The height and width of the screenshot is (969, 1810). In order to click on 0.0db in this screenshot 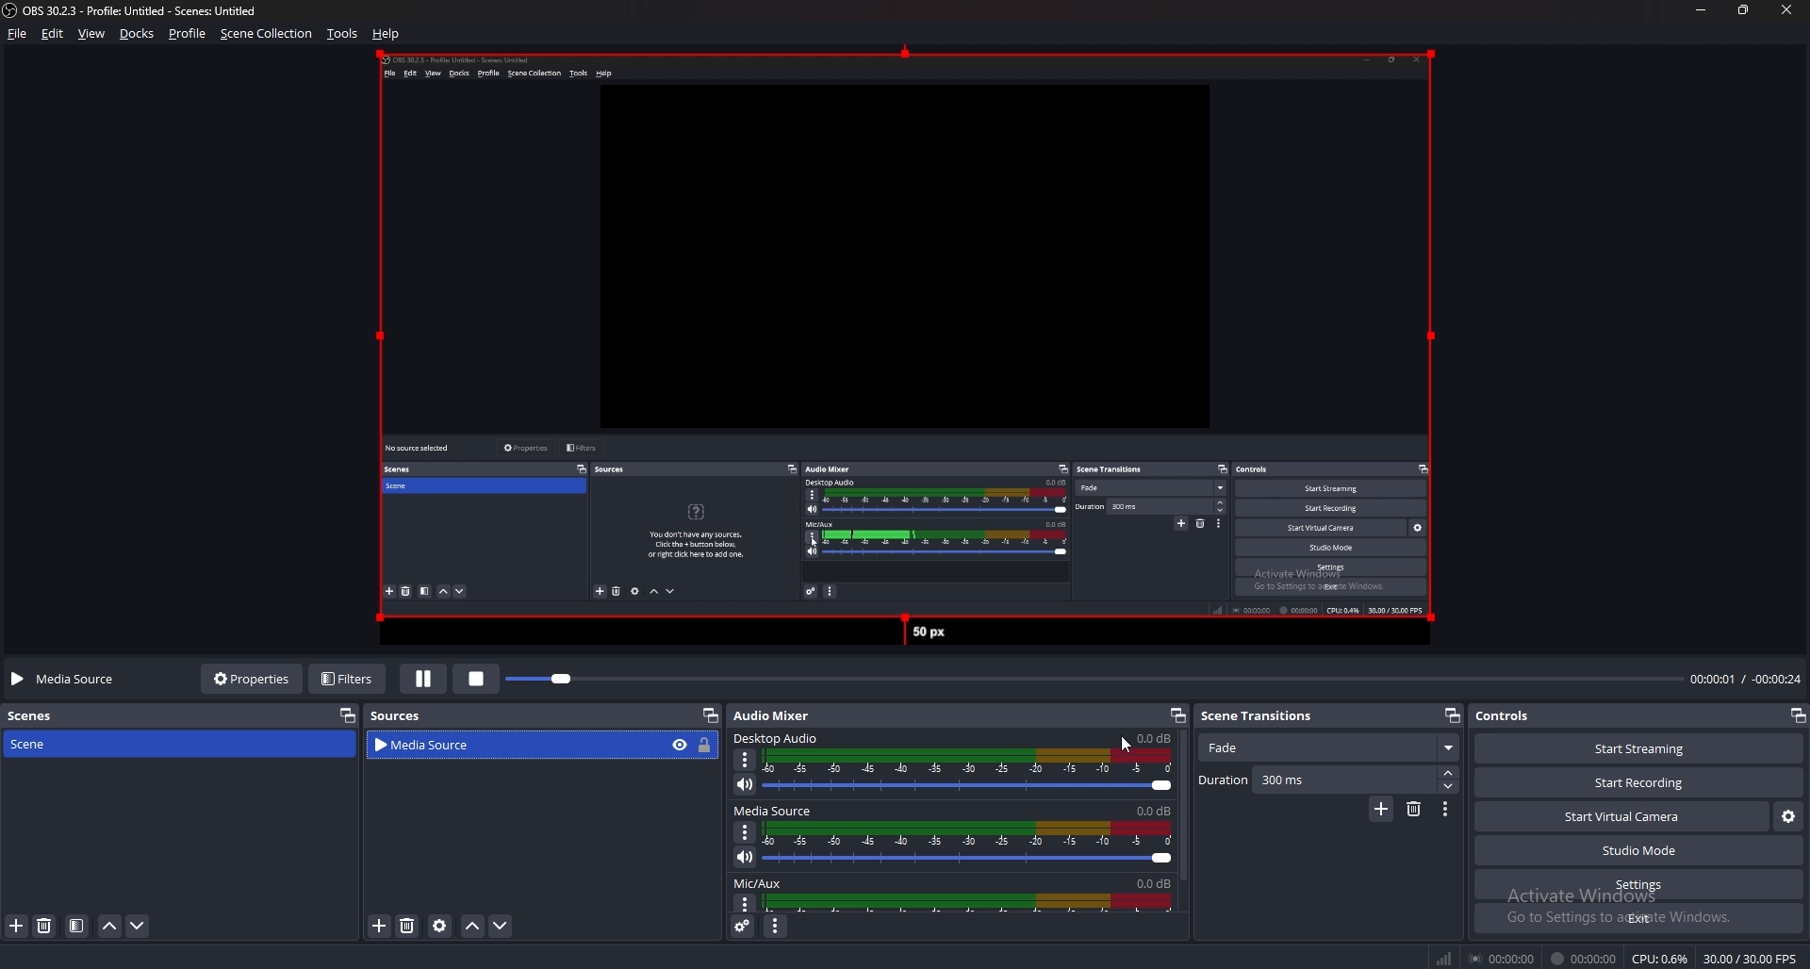, I will do `click(1157, 809)`.